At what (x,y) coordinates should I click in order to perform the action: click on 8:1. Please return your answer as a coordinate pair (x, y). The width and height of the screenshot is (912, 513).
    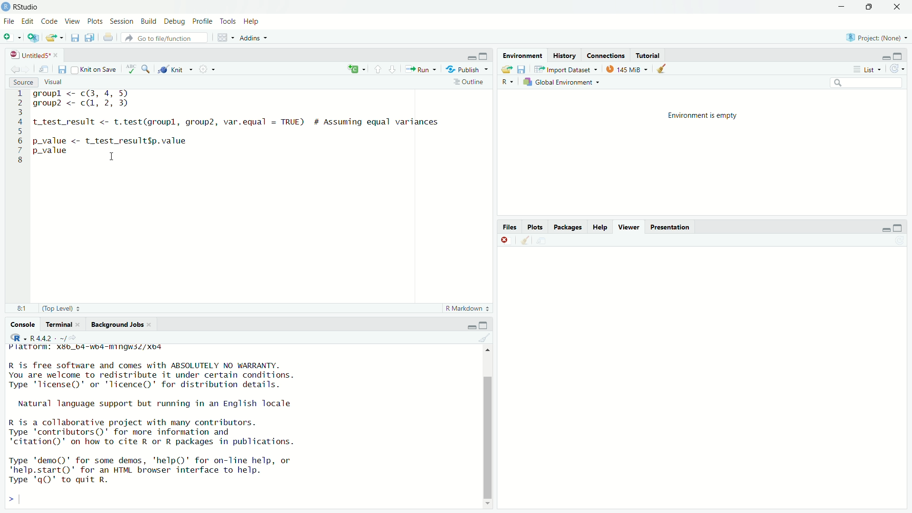
    Looking at the image, I should click on (19, 308).